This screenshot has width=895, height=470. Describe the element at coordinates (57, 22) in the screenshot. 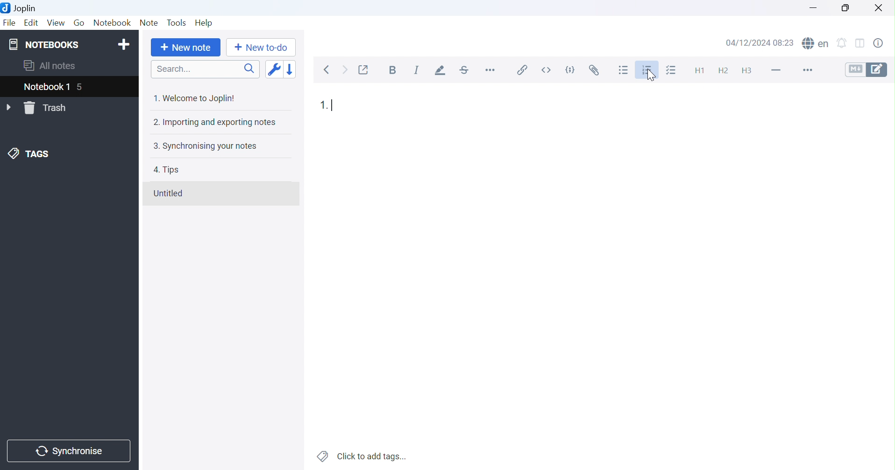

I see `View` at that location.